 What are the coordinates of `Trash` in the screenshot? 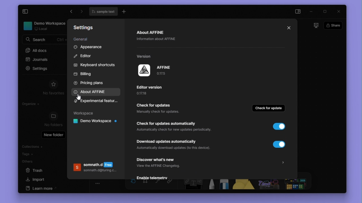 It's located at (35, 170).